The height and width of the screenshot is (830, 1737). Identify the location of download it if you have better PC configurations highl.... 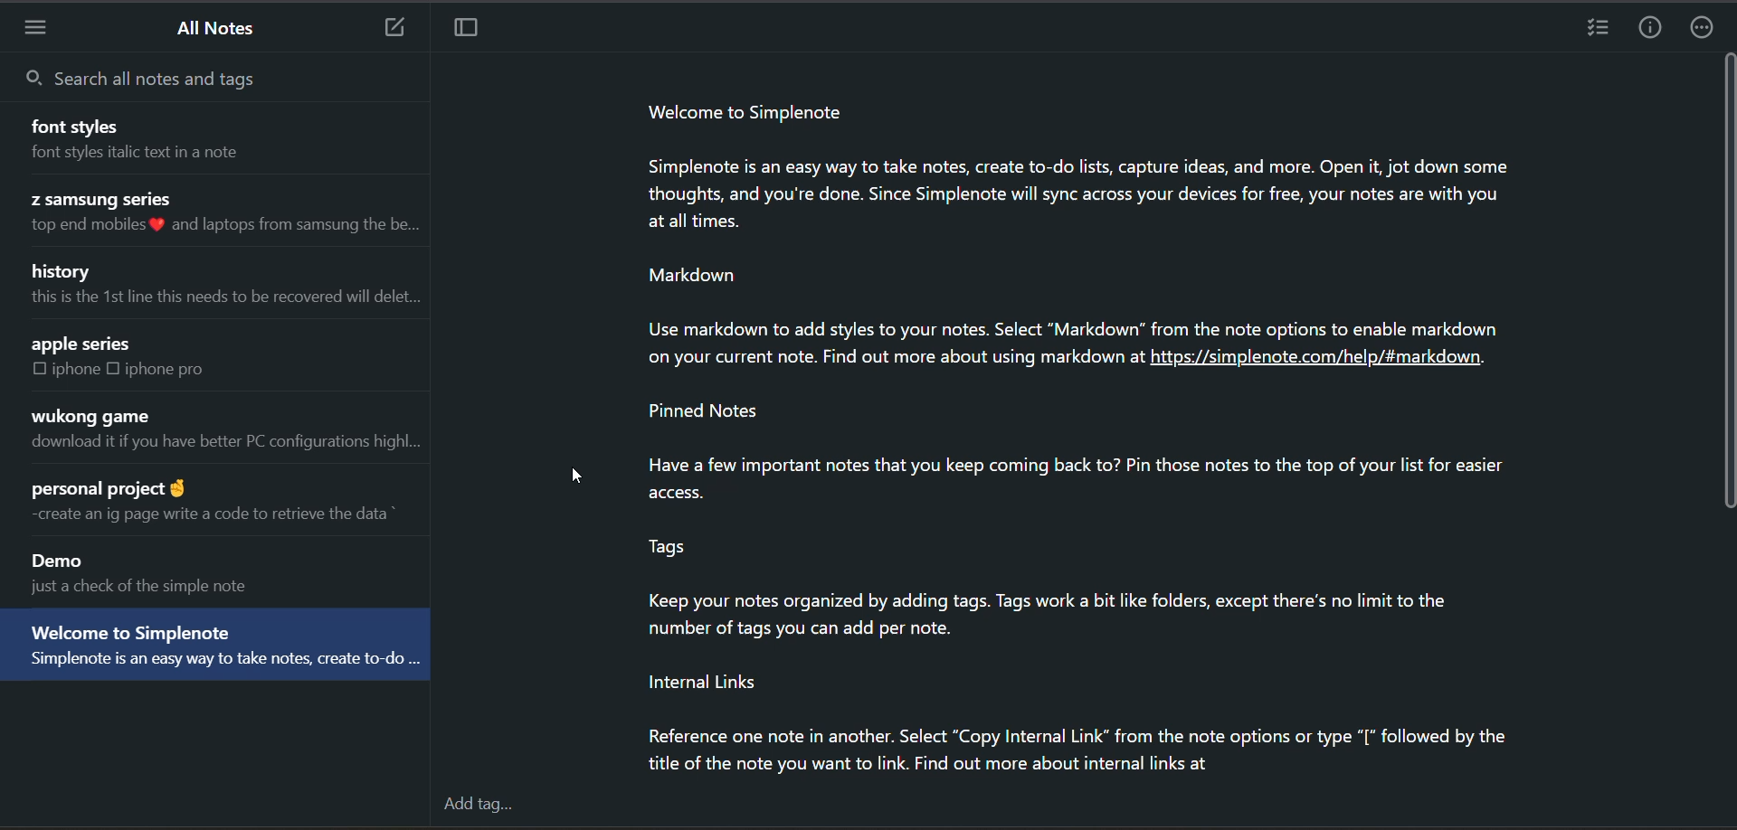
(224, 449).